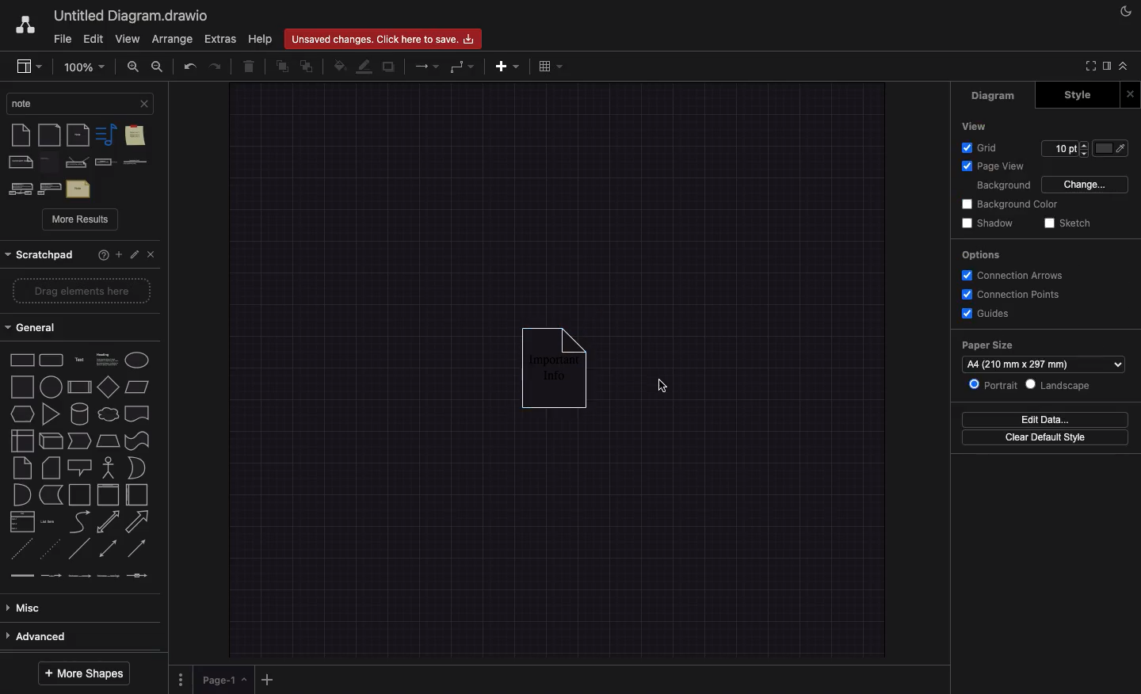  I want to click on Collapse, so click(1127, 67).